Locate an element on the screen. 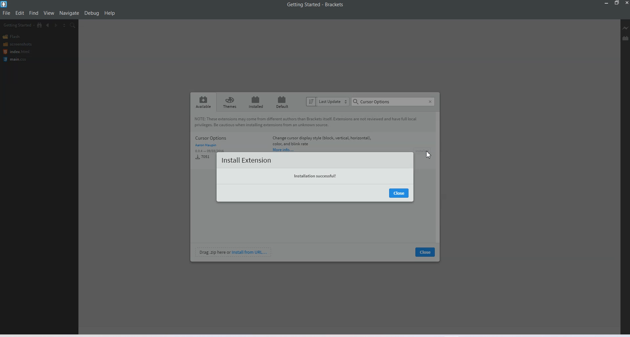 The image size is (630, 337). Show file in Tree is located at coordinates (40, 25).